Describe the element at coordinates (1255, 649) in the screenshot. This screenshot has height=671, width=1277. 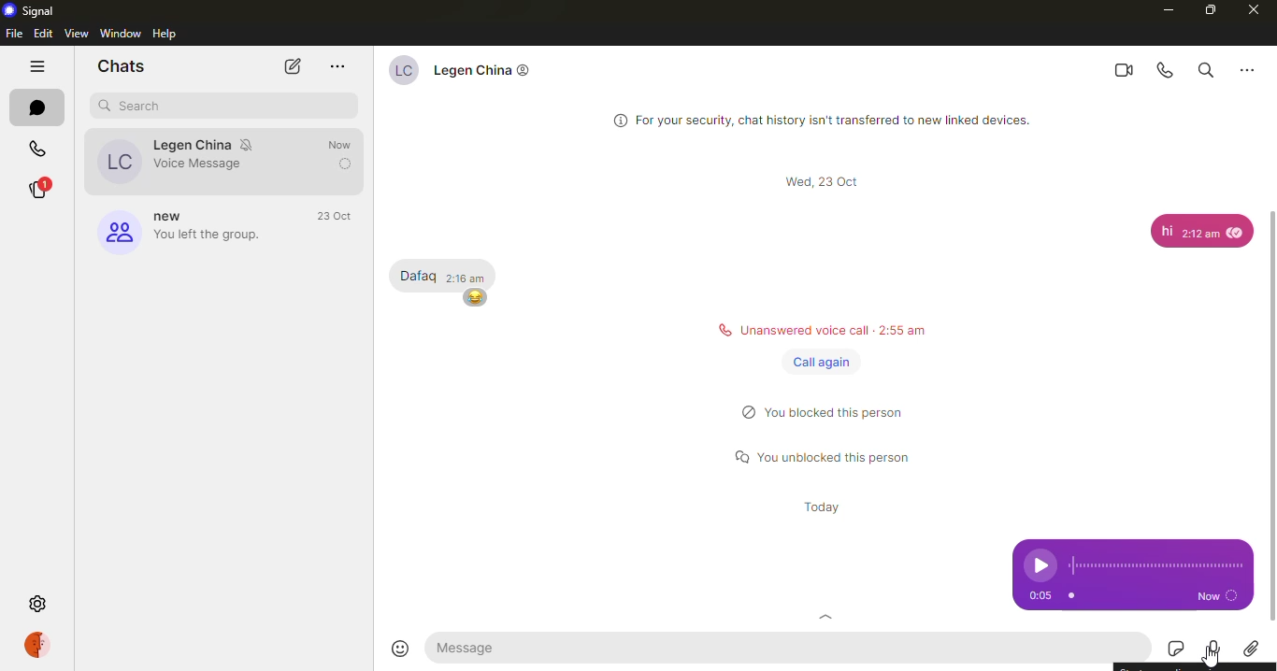
I see `attach` at that location.